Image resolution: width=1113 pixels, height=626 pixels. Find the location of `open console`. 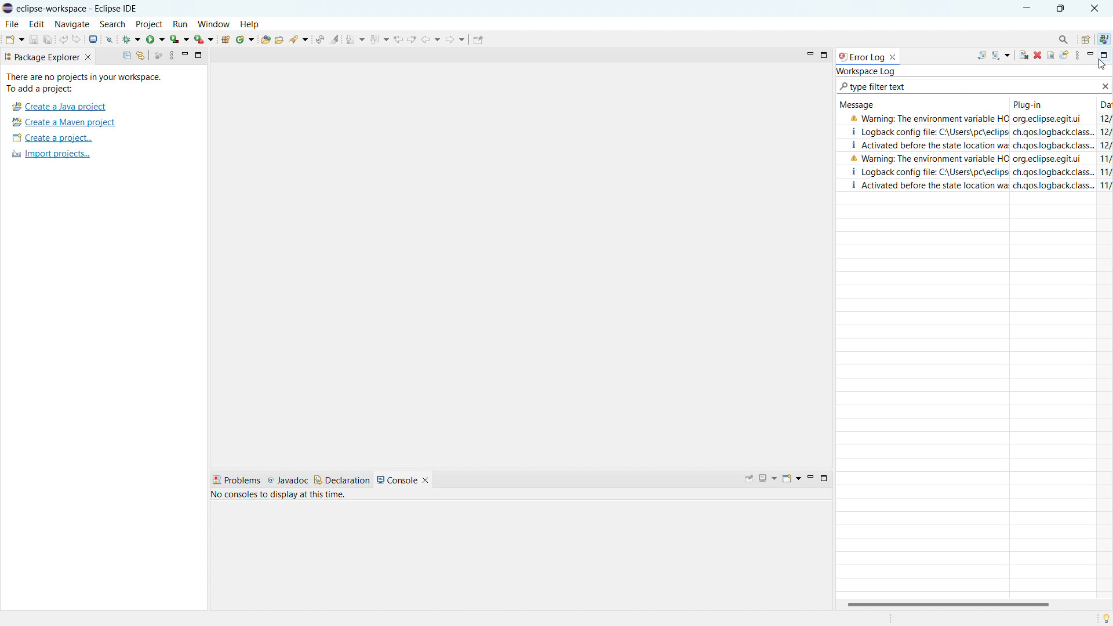

open console is located at coordinates (792, 478).